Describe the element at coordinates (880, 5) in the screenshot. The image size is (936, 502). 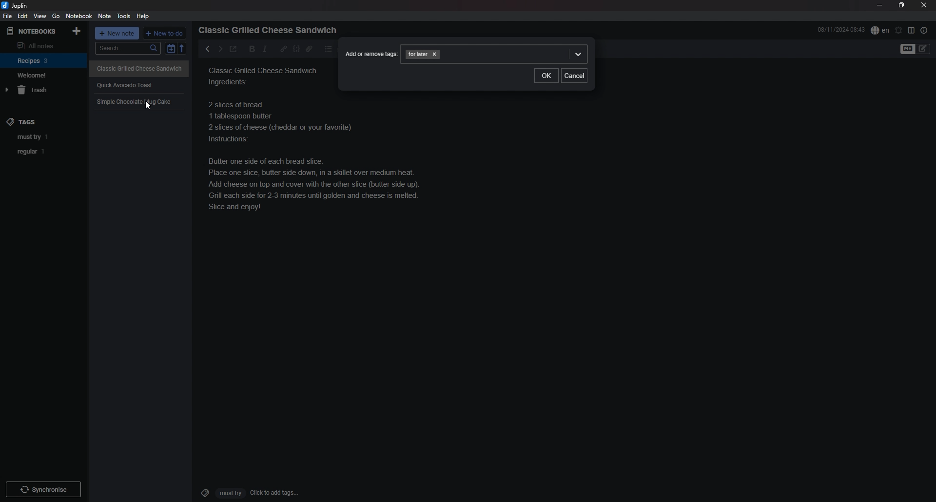
I see `minimize` at that location.